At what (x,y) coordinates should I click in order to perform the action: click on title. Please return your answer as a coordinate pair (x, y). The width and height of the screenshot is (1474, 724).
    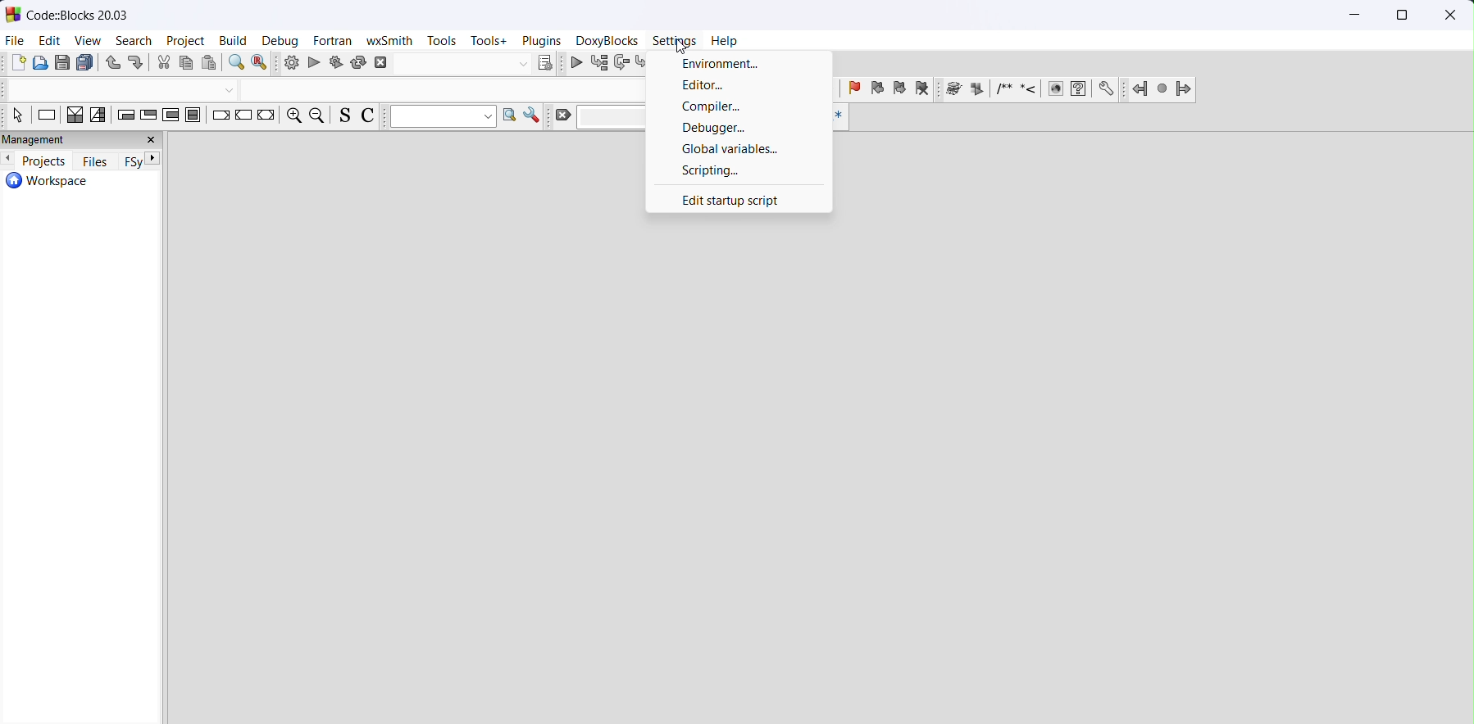
    Looking at the image, I should click on (79, 14).